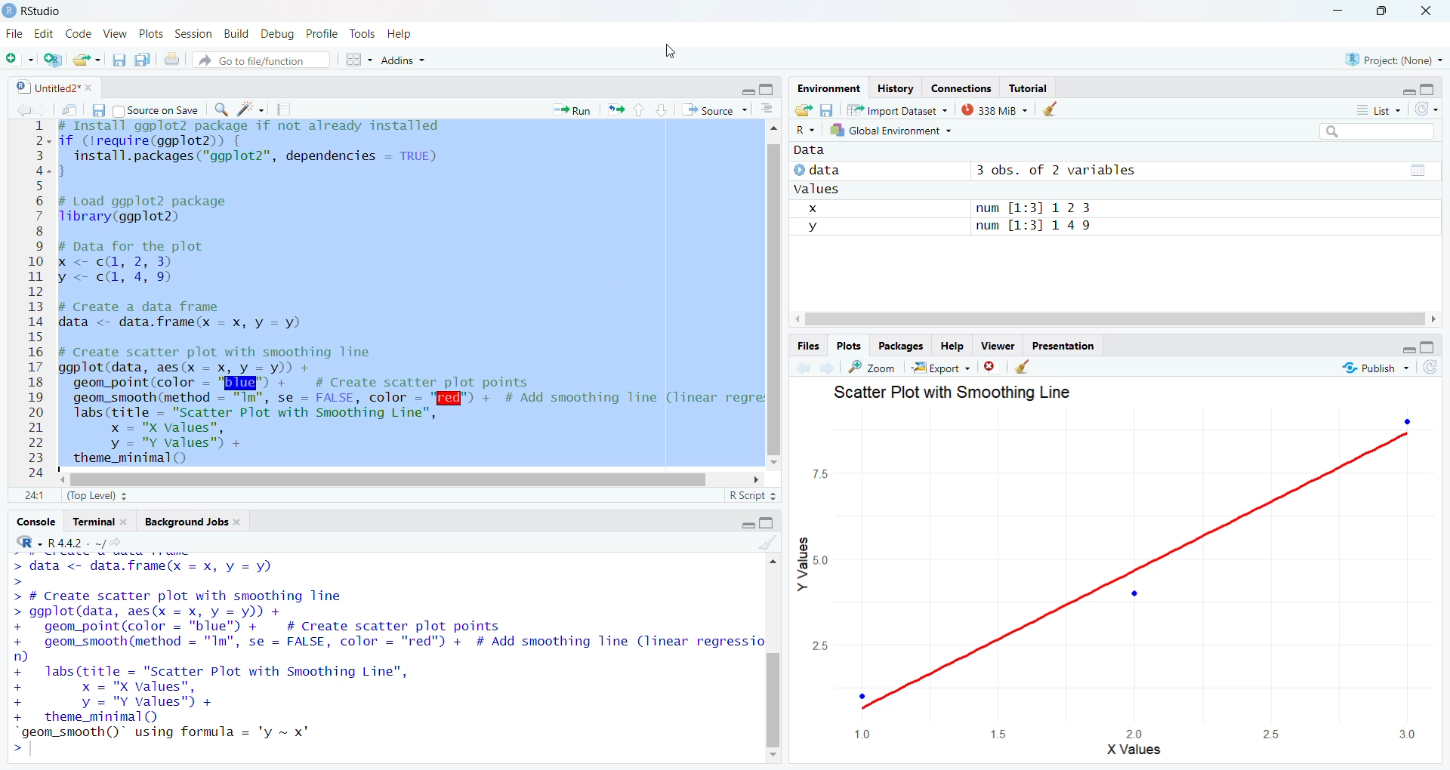  I want to click on find/replace, so click(221, 109).